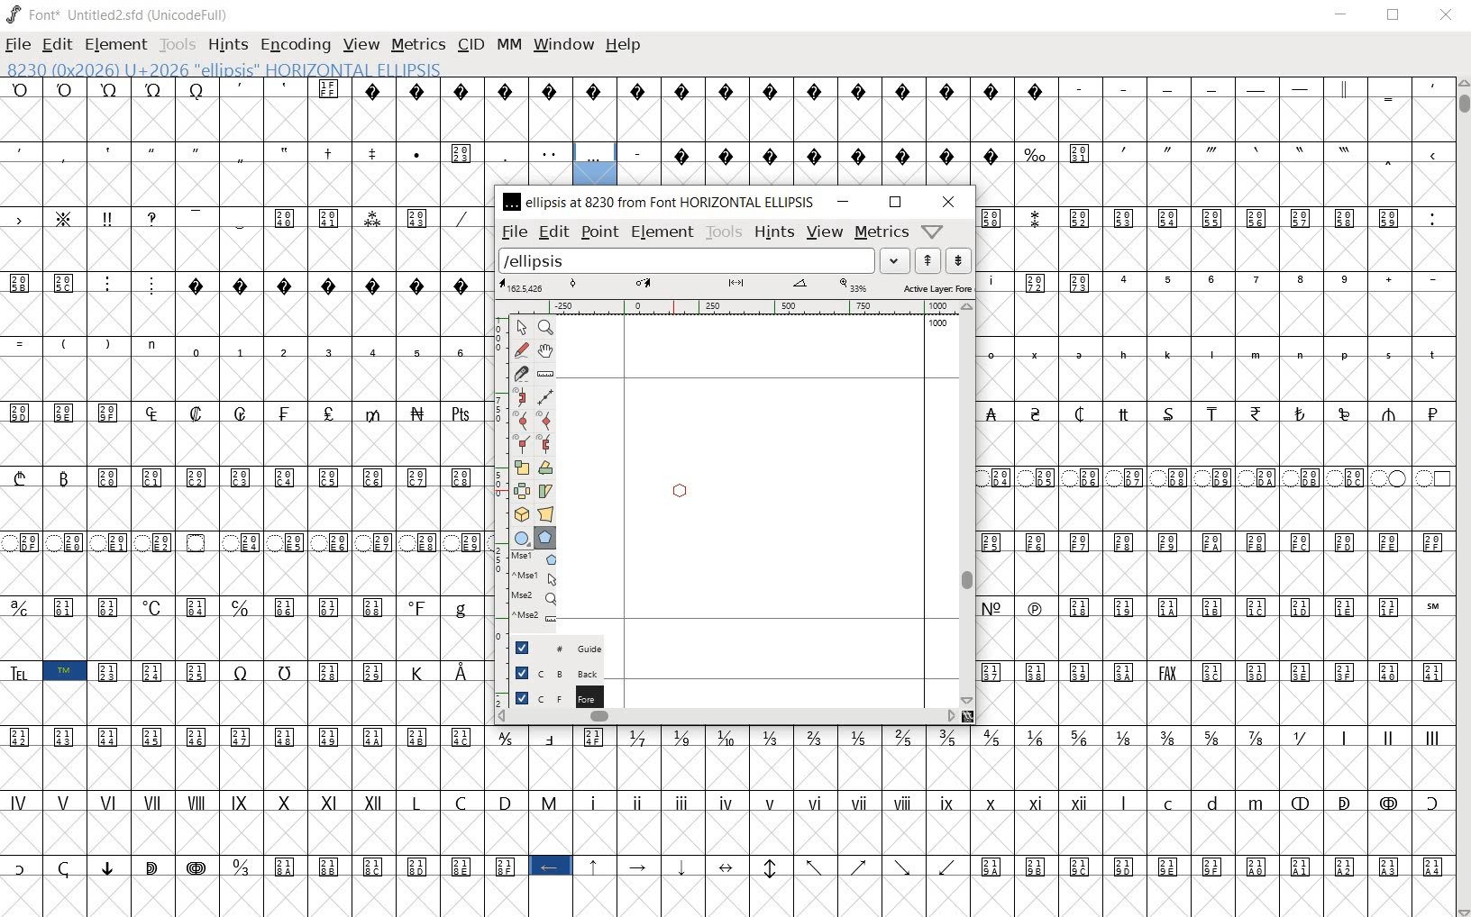  I want to click on measure a distance, angle between points, so click(545, 372).